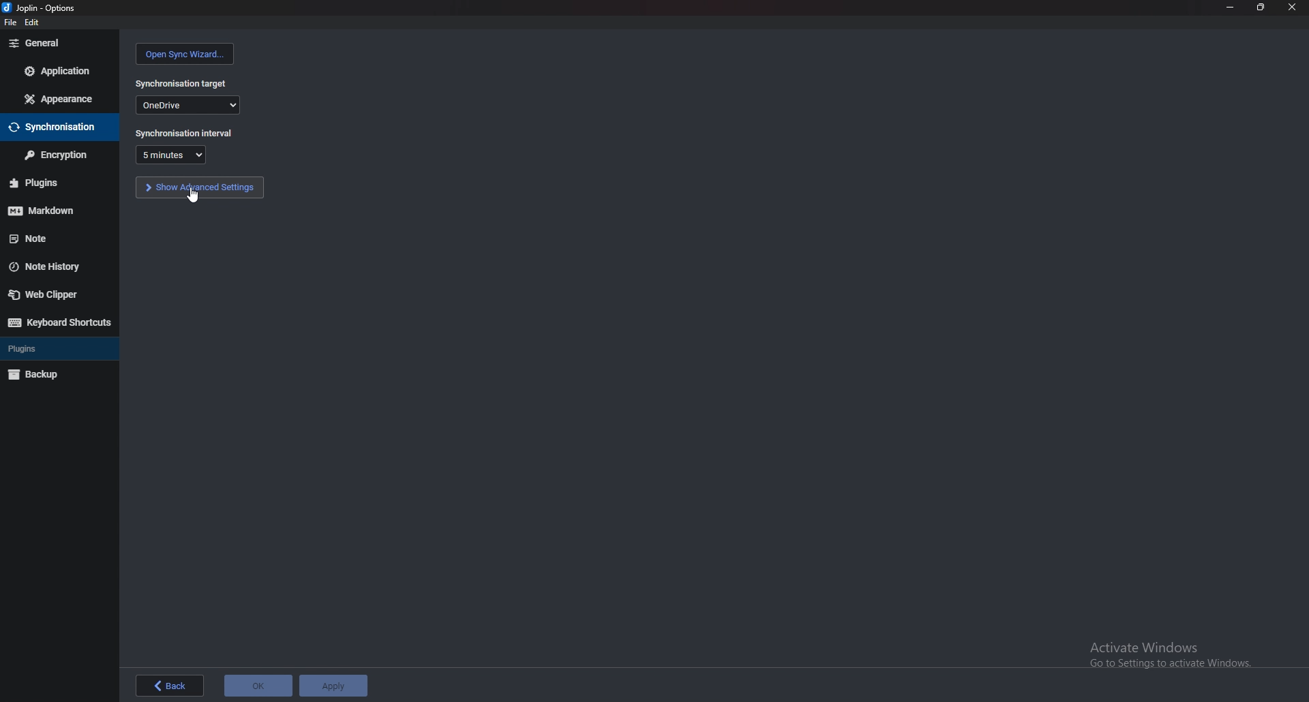 The height and width of the screenshot is (702, 1309). What do you see at coordinates (179, 83) in the screenshot?
I see `sync target` at bounding box center [179, 83].